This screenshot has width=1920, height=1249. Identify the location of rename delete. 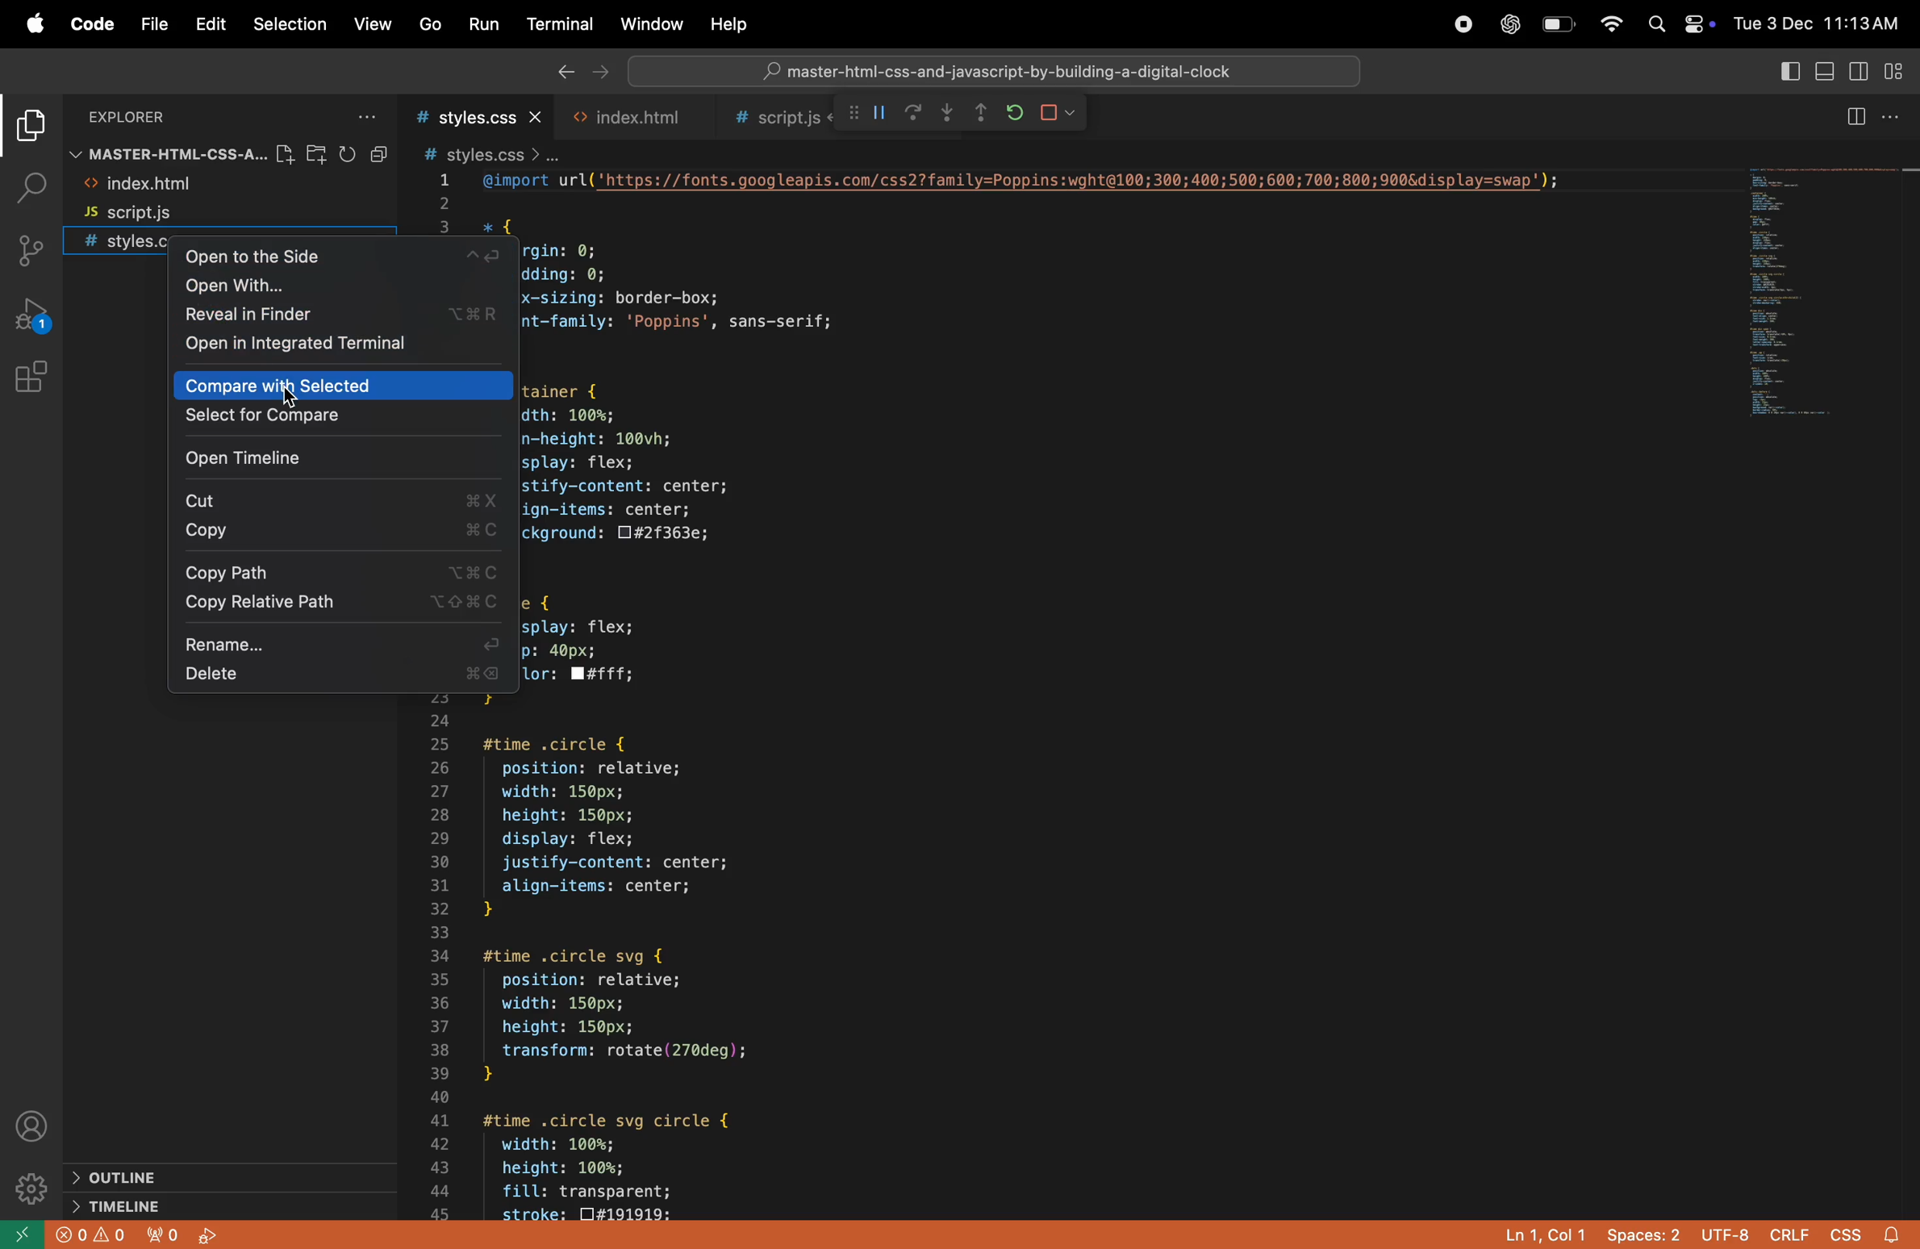
(344, 643).